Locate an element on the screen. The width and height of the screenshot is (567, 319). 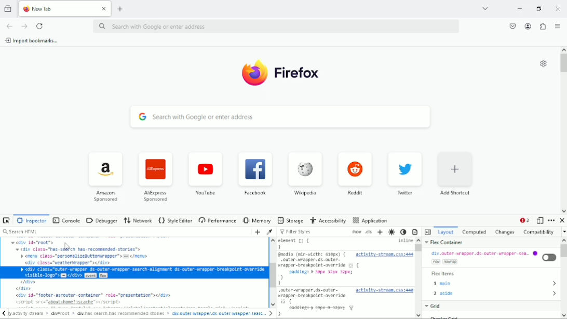
Vertical scrollbar is located at coordinates (418, 248).